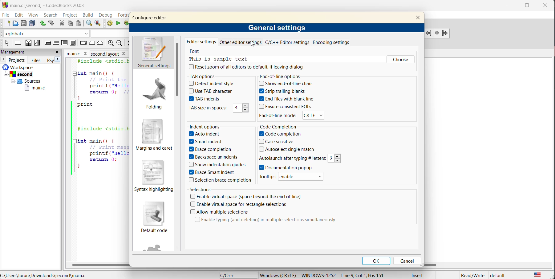  I want to click on Codeblock logo, so click(5, 5).